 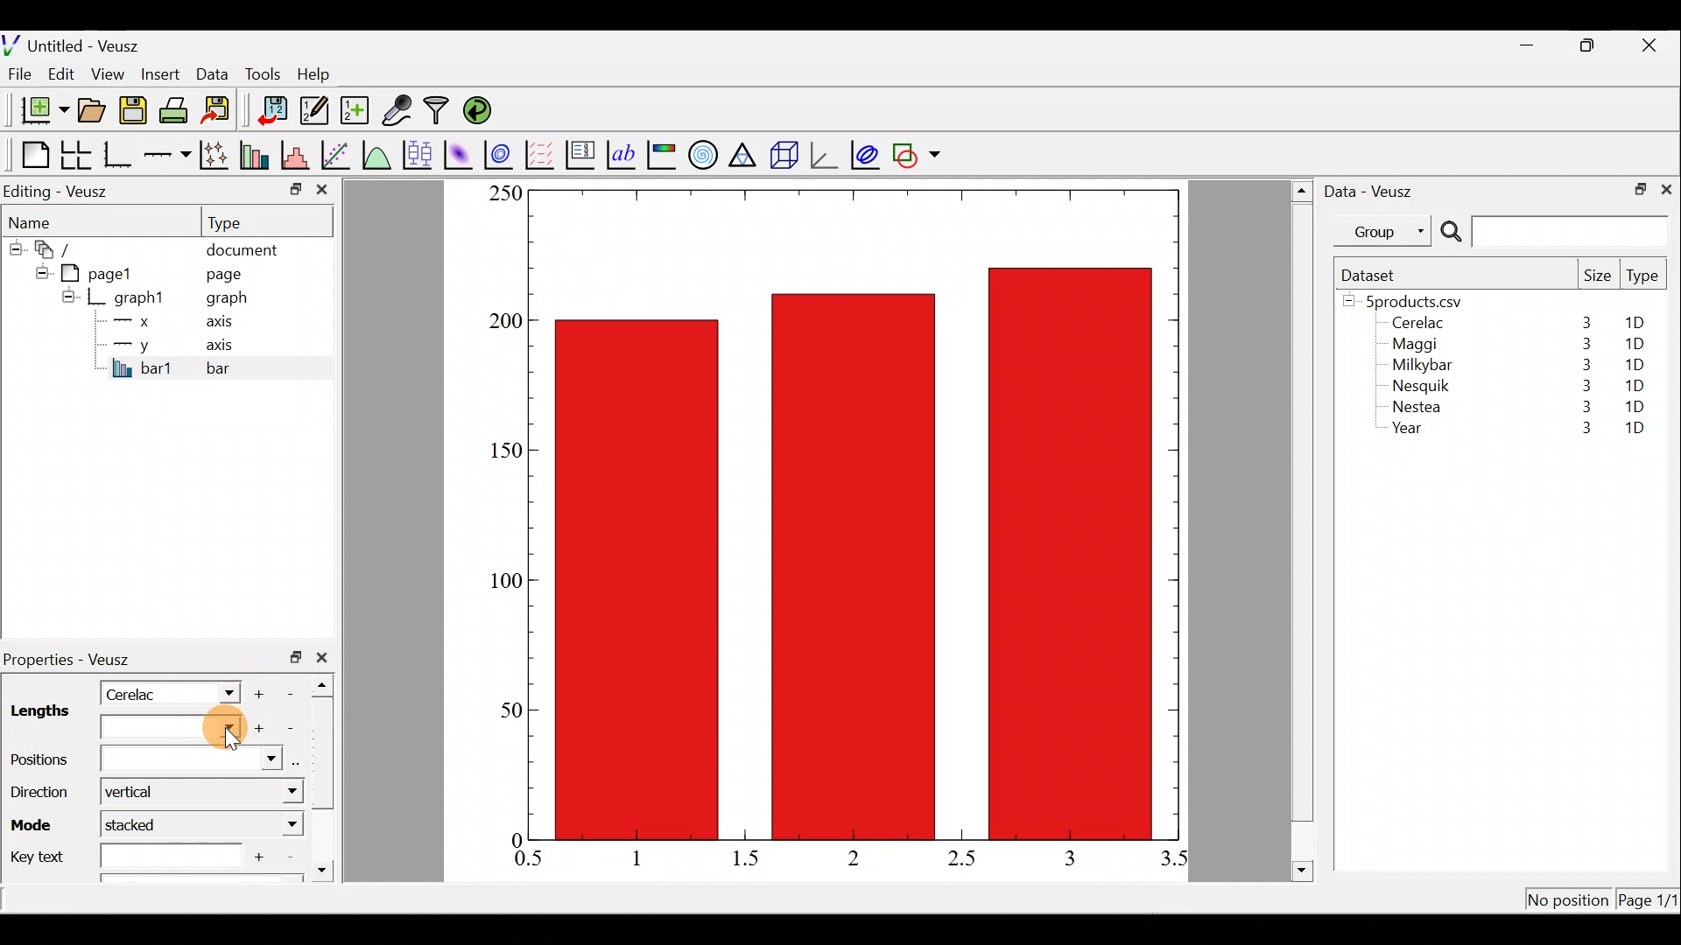 I want to click on 100, so click(x=501, y=584).